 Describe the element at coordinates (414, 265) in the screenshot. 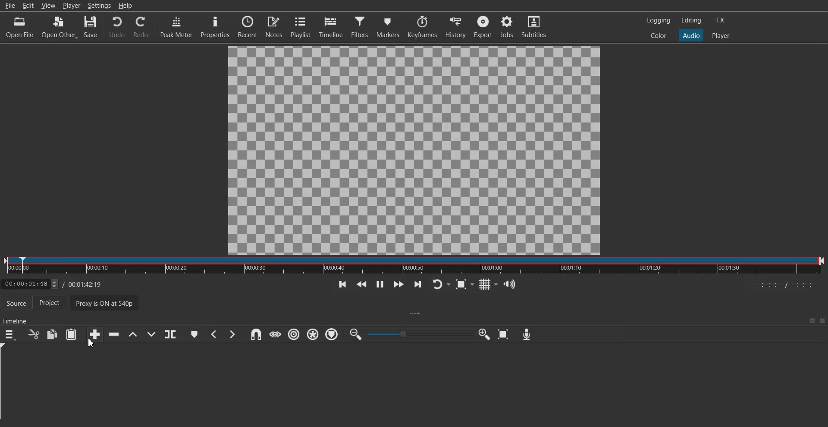

I see `Audio file slider` at that location.